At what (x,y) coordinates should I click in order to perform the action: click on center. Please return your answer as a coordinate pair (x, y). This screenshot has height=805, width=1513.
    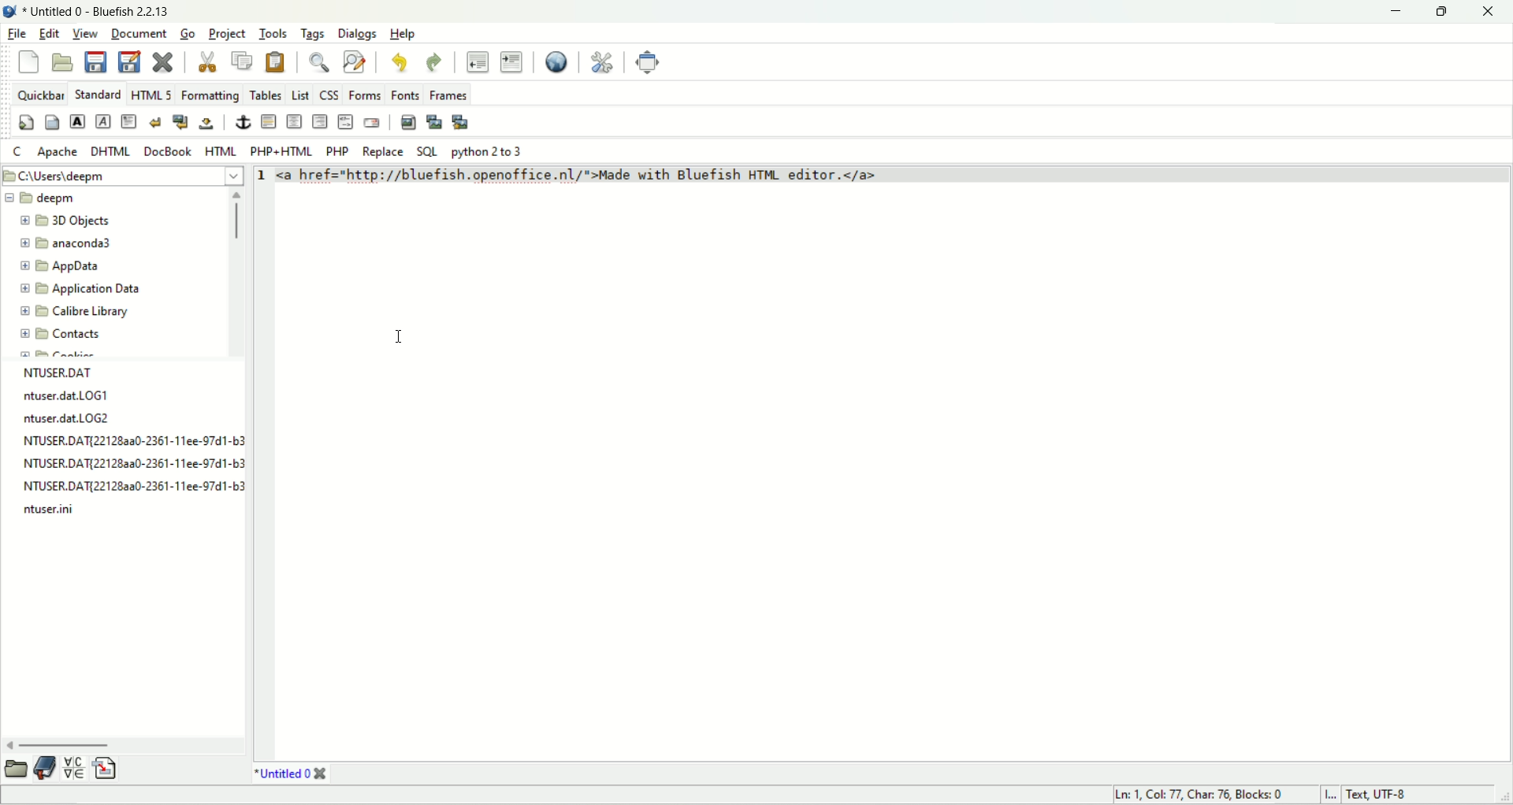
    Looking at the image, I should click on (295, 121).